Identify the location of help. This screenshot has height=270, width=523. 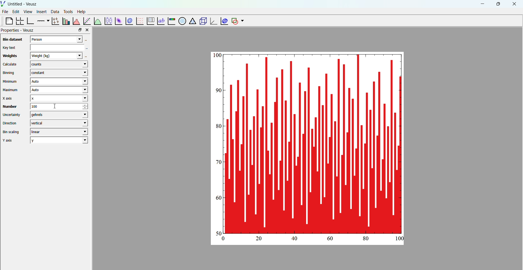
(81, 11).